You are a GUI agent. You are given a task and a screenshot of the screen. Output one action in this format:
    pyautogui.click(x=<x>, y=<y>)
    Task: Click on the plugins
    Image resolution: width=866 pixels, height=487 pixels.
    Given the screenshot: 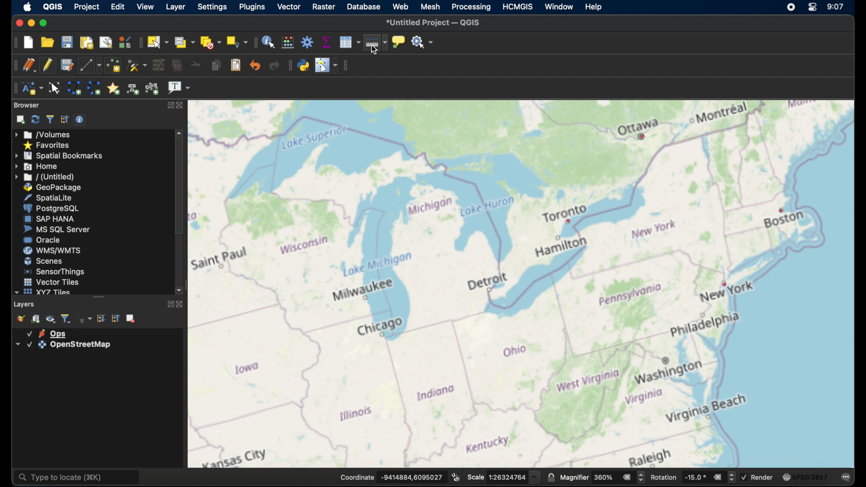 What is the action you would take?
    pyautogui.click(x=251, y=7)
    